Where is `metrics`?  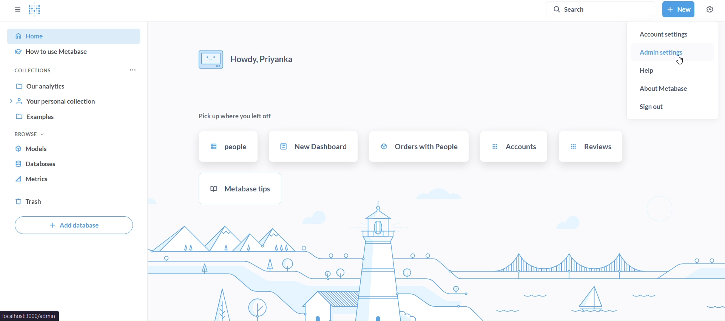 metrics is located at coordinates (74, 180).